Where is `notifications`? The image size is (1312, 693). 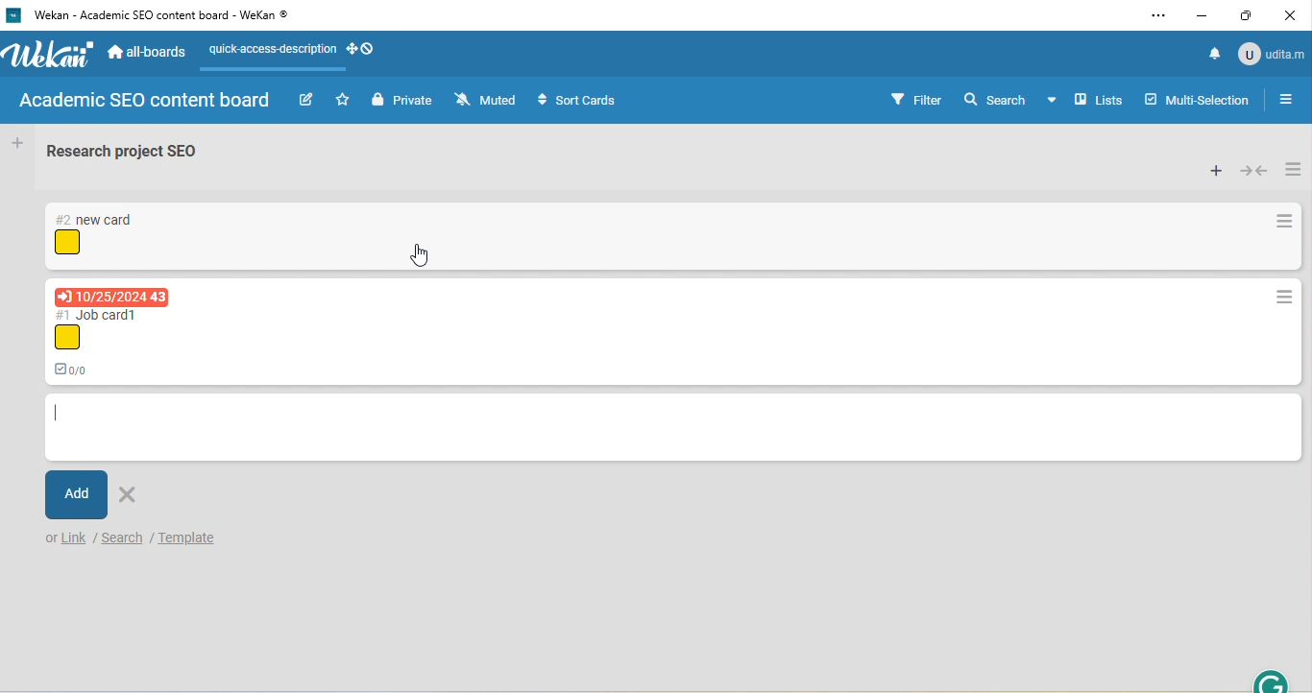 notifications is located at coordinates (1210, 53).